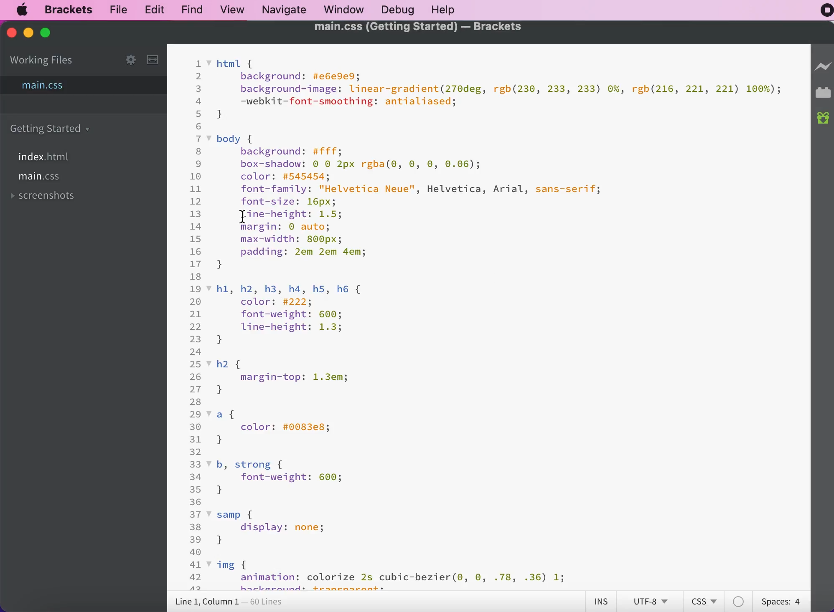  Describe the element at coordinates (195, 239) in the screenshot. I see `15` at that location.